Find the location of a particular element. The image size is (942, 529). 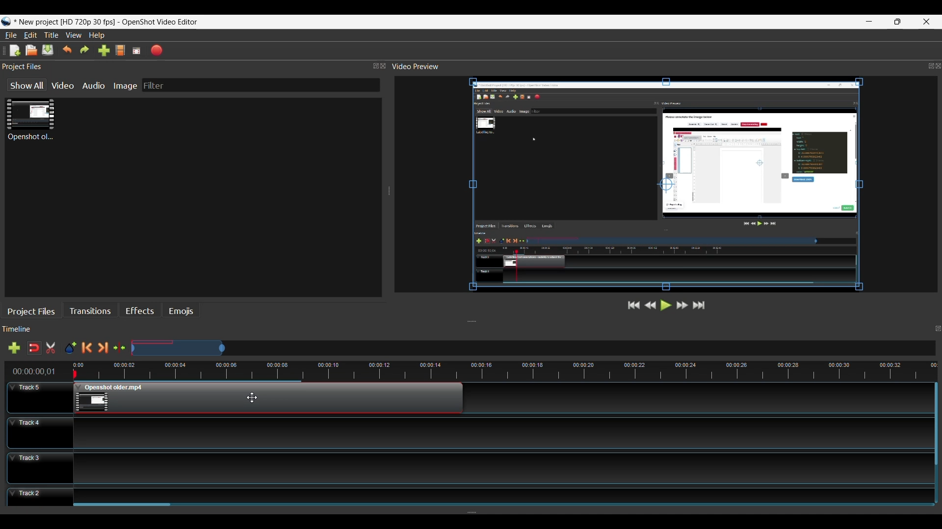

Clip at Track Panel is located at coordinates (269, 398).